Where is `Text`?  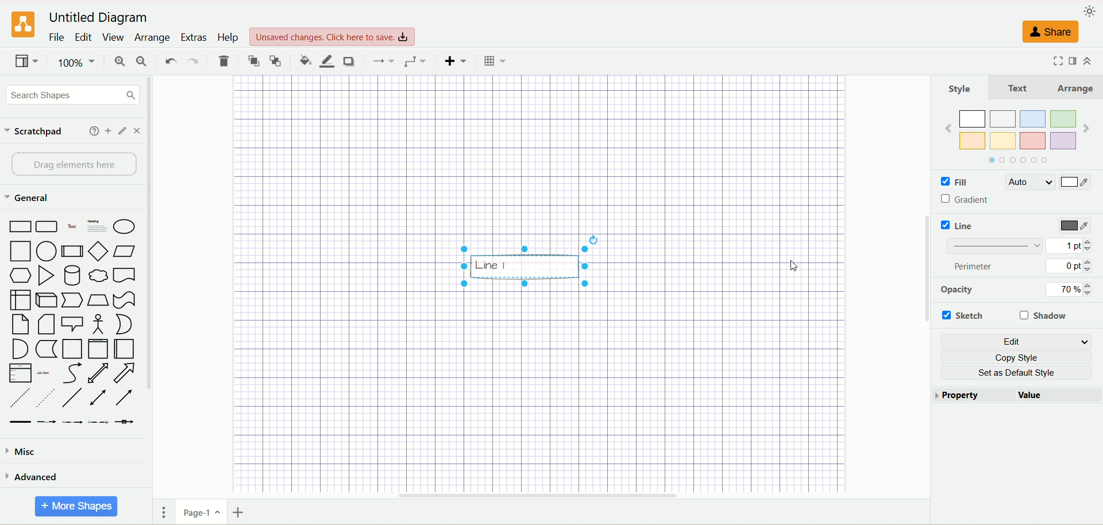 Text is located at coordinates (1016, 87).